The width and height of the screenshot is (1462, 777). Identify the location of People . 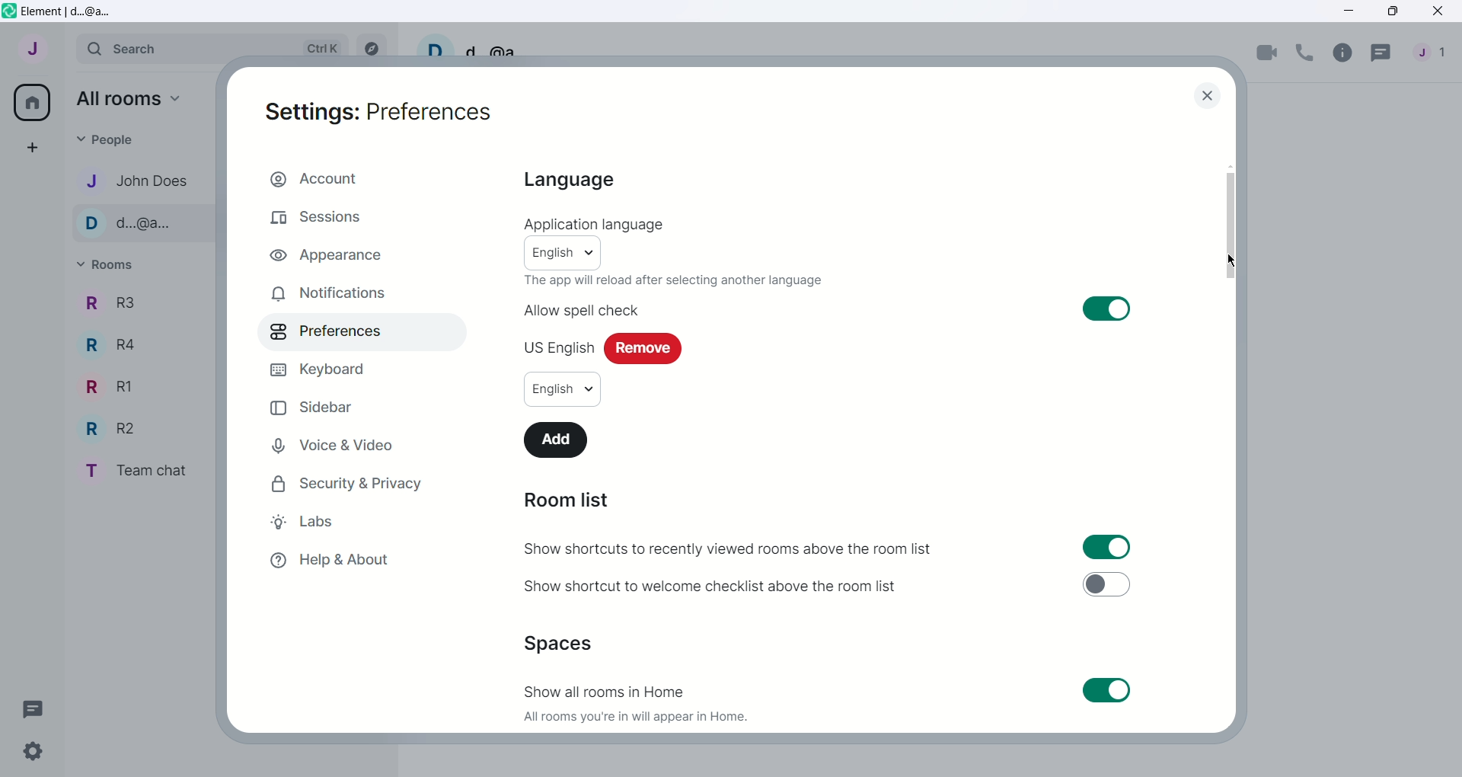
(109, 141).